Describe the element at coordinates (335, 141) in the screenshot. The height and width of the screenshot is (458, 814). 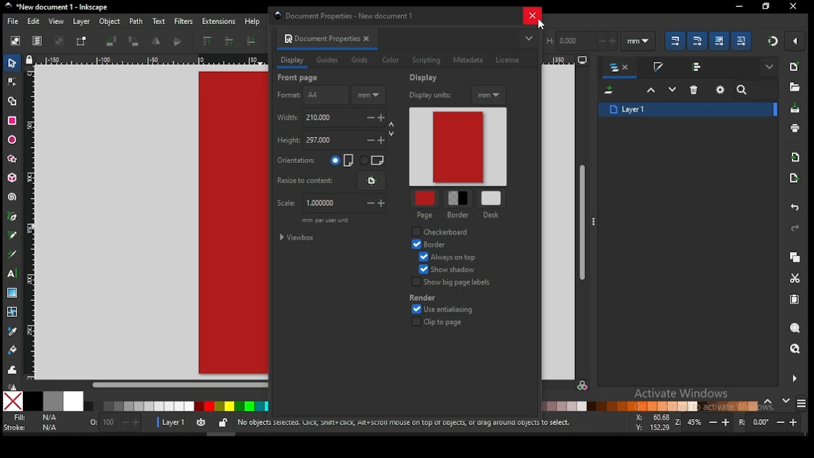
I see `height` at that location.